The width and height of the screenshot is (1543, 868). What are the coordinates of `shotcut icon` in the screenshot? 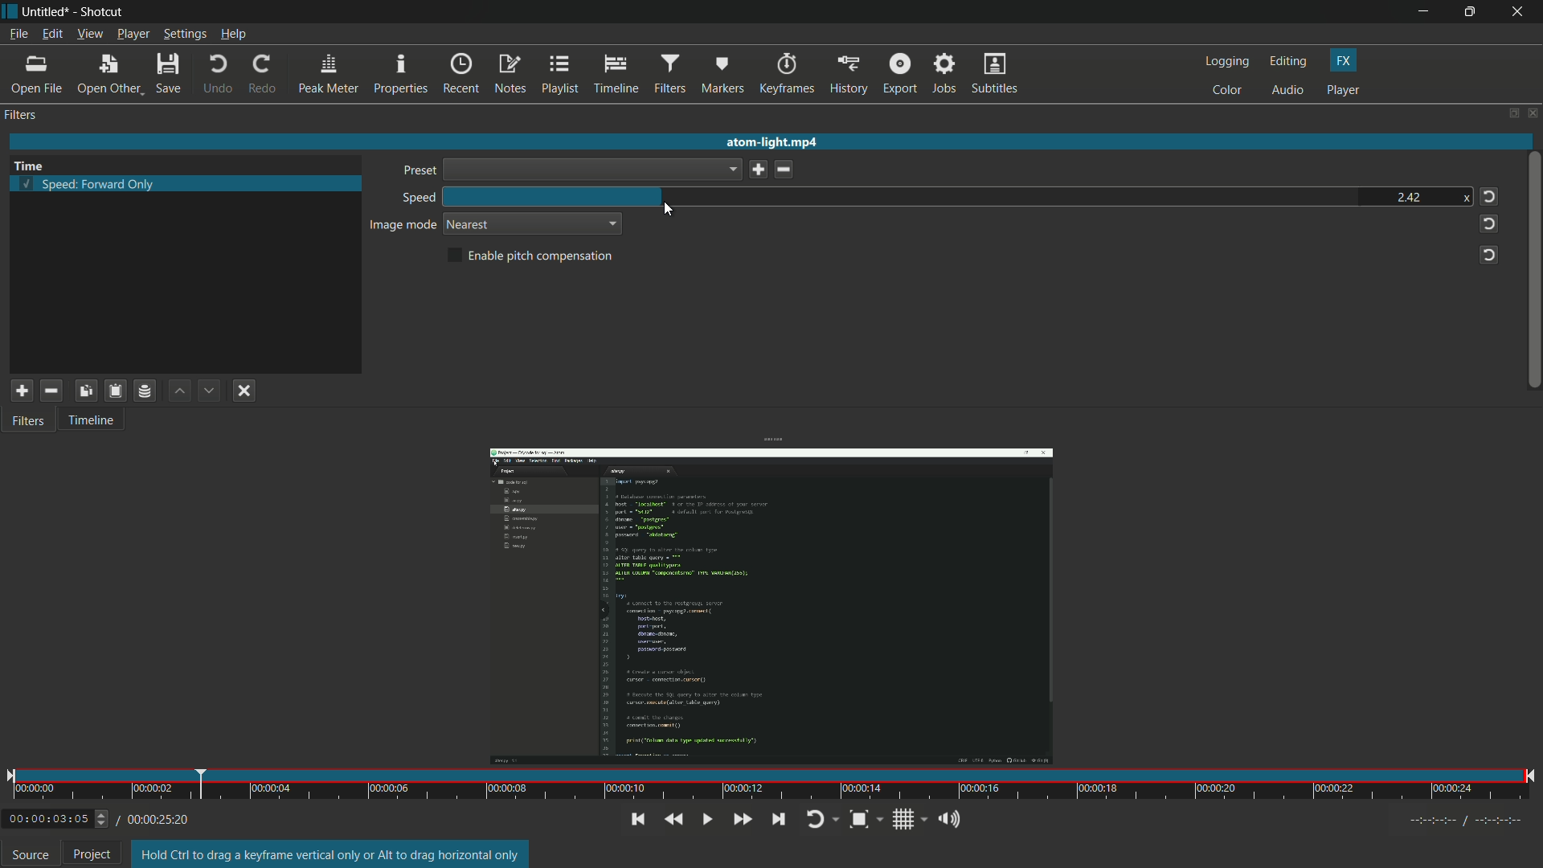 It's located at (10, 10).